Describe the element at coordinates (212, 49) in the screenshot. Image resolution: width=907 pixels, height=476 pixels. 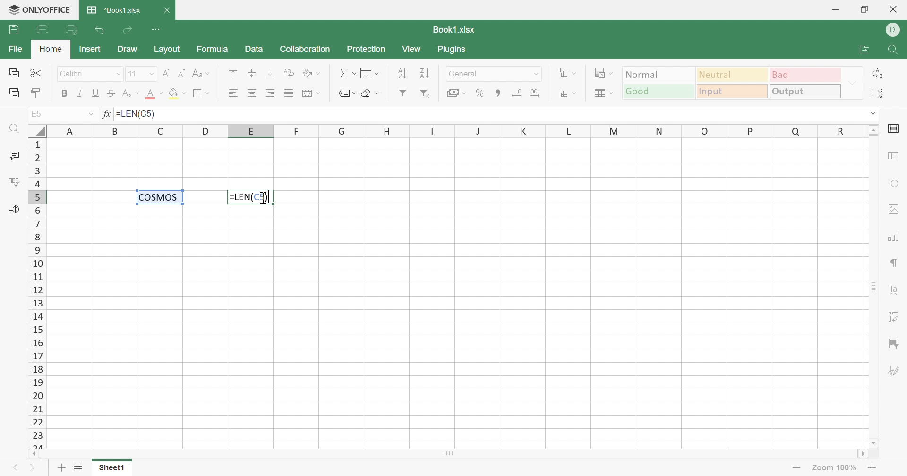
I see `Formula` at that location.